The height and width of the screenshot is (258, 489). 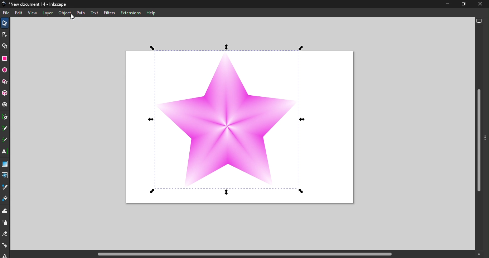 I want to click on Text, so click(x=94, y=13).